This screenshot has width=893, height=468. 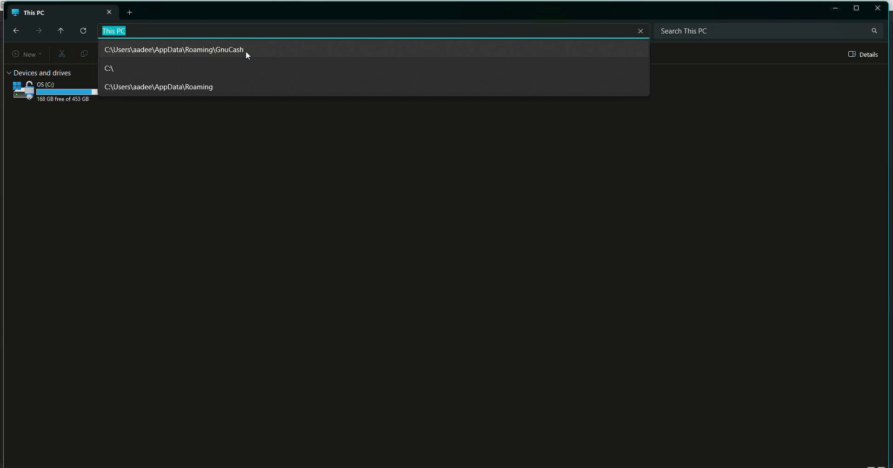 What do you see at coordinates (82, 53) in the screenshot?
I see `Copy` at bounding box center [82, 53].